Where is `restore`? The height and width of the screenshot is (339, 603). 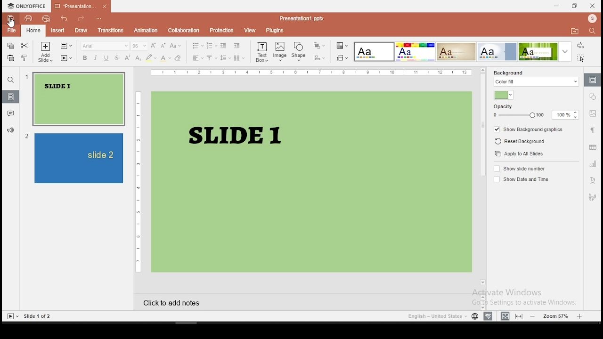
restore is located at coordinates (574, 6).